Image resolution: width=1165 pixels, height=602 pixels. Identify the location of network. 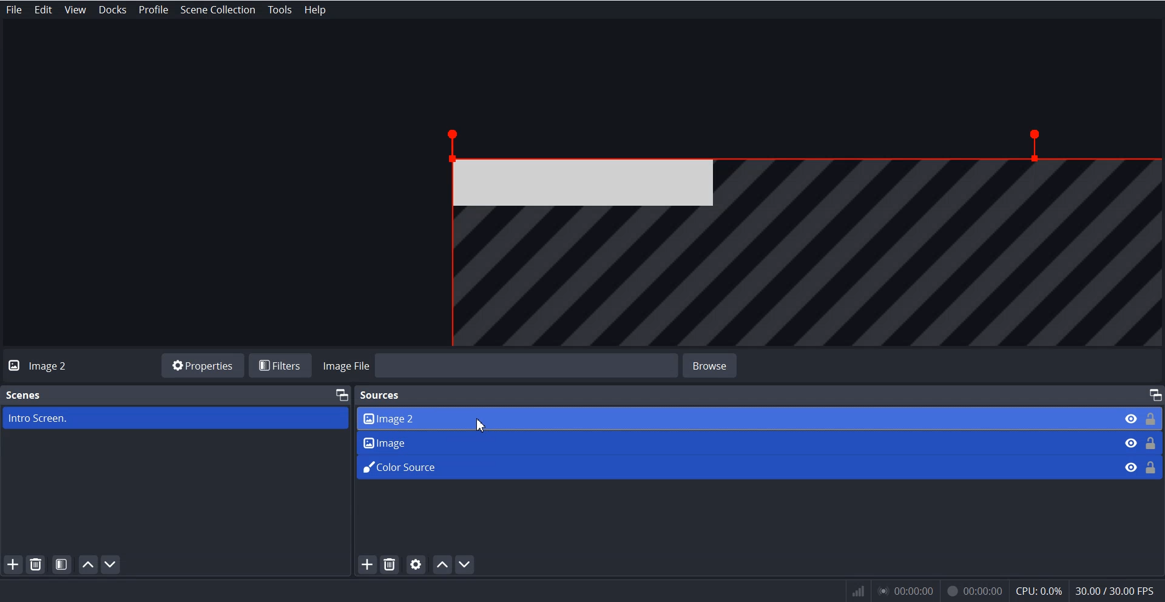
(856, 591).